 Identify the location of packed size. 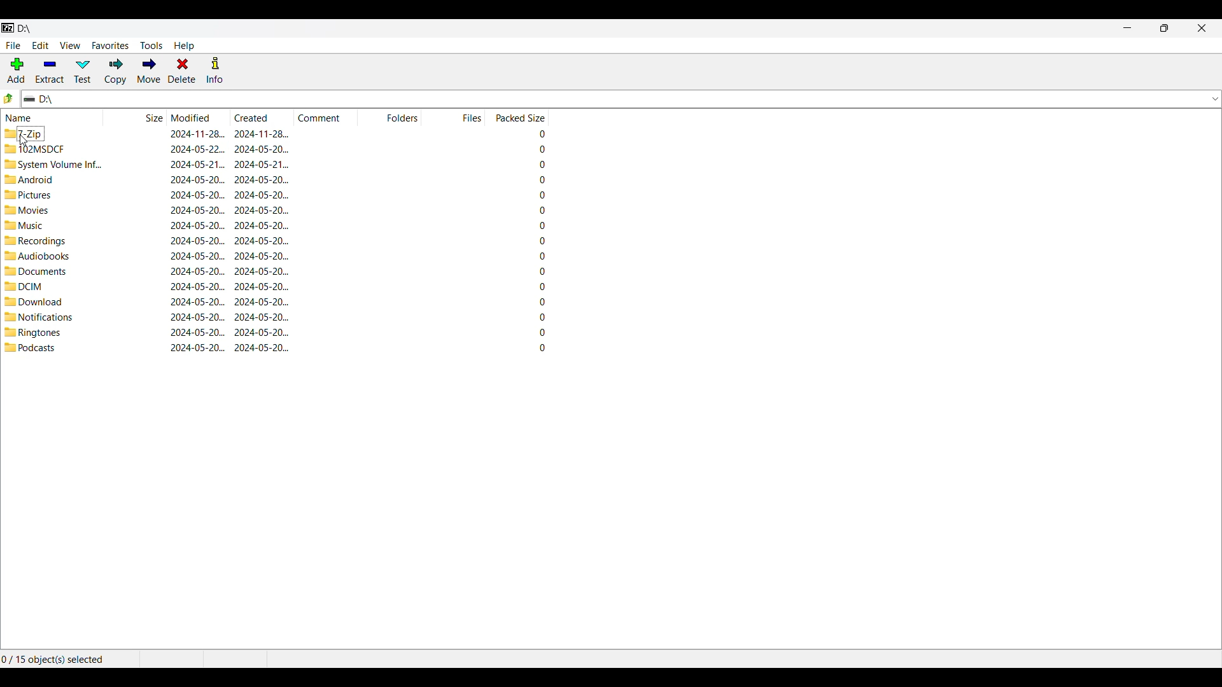
(538, 225).